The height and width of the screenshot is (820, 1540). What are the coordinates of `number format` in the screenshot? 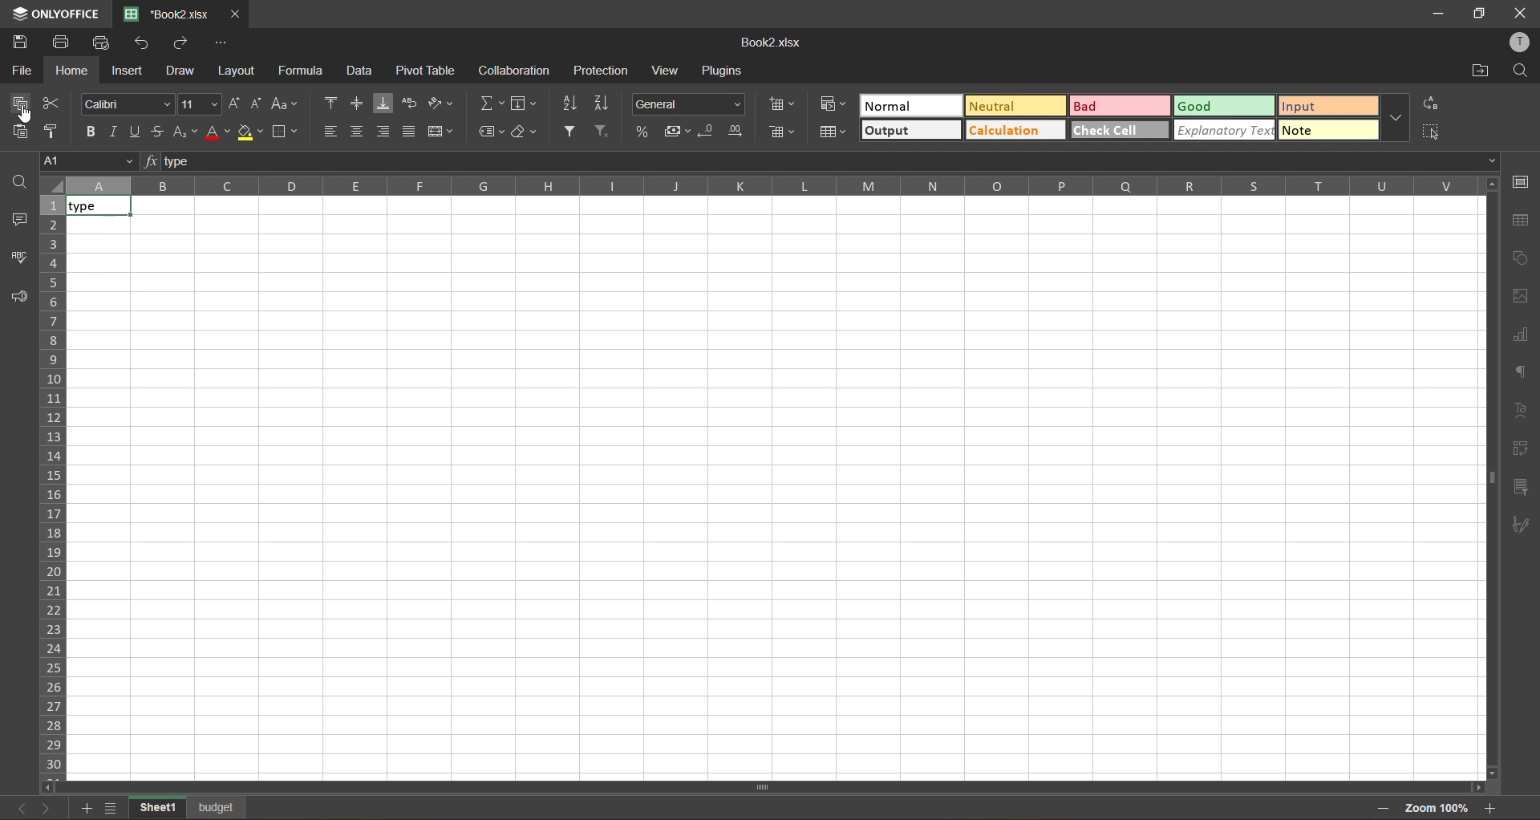 It's located at (689, 104).